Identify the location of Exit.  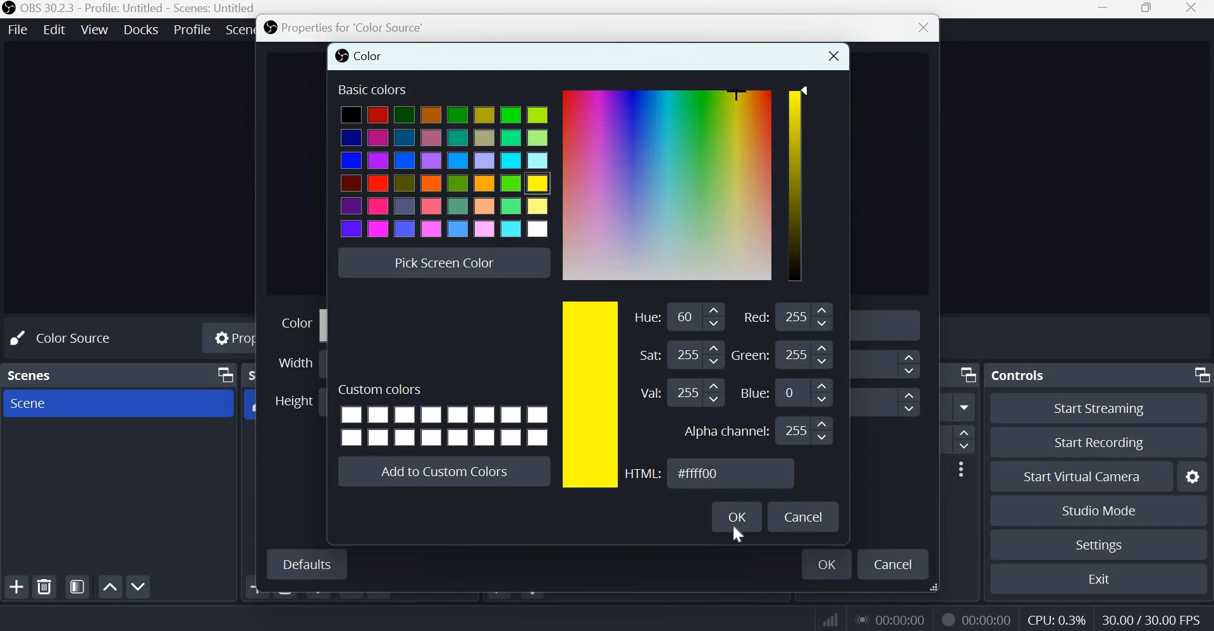
(1105, 579).